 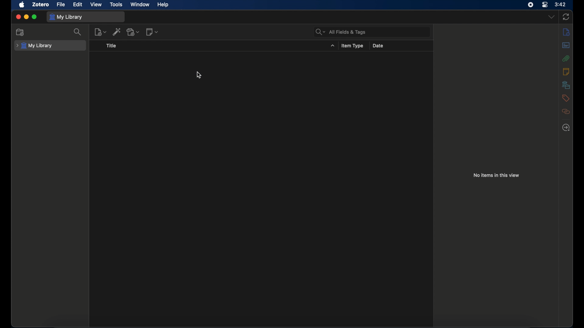 I want to click on attachments, so click(x=566, y=58).